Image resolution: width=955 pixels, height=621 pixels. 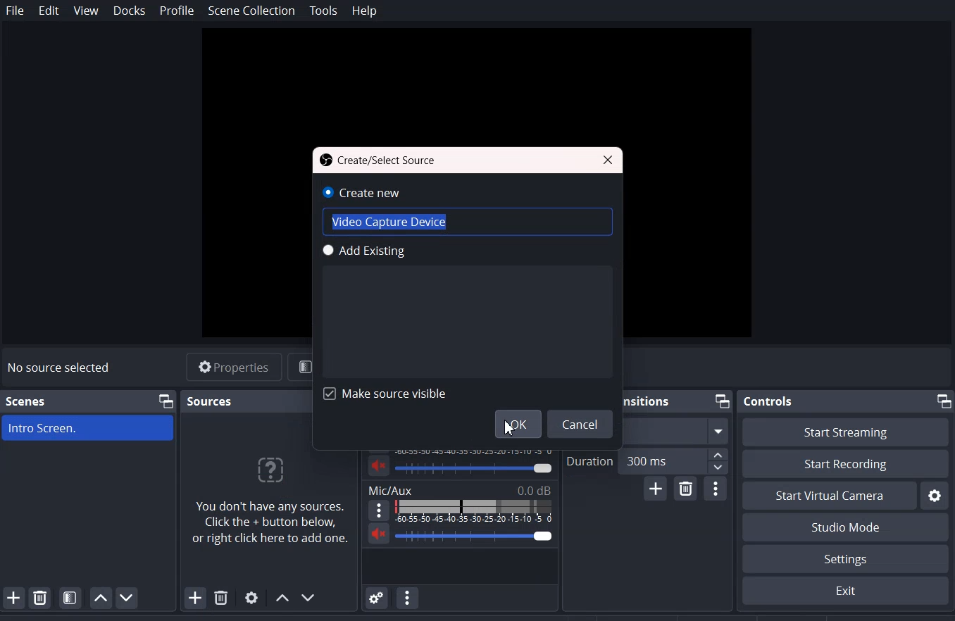 What do you see at coordinates (387, 394) in the screenshot?
I see `Make Source visible` at bounding box center [387, 394].